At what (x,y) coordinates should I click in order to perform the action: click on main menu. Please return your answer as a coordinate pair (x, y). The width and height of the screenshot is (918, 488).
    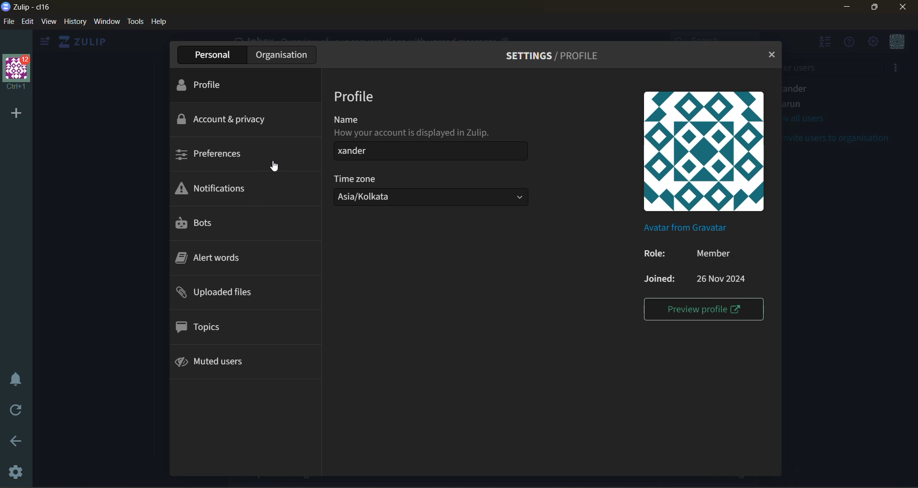
    Looking at the image, I should click on (874, 43).